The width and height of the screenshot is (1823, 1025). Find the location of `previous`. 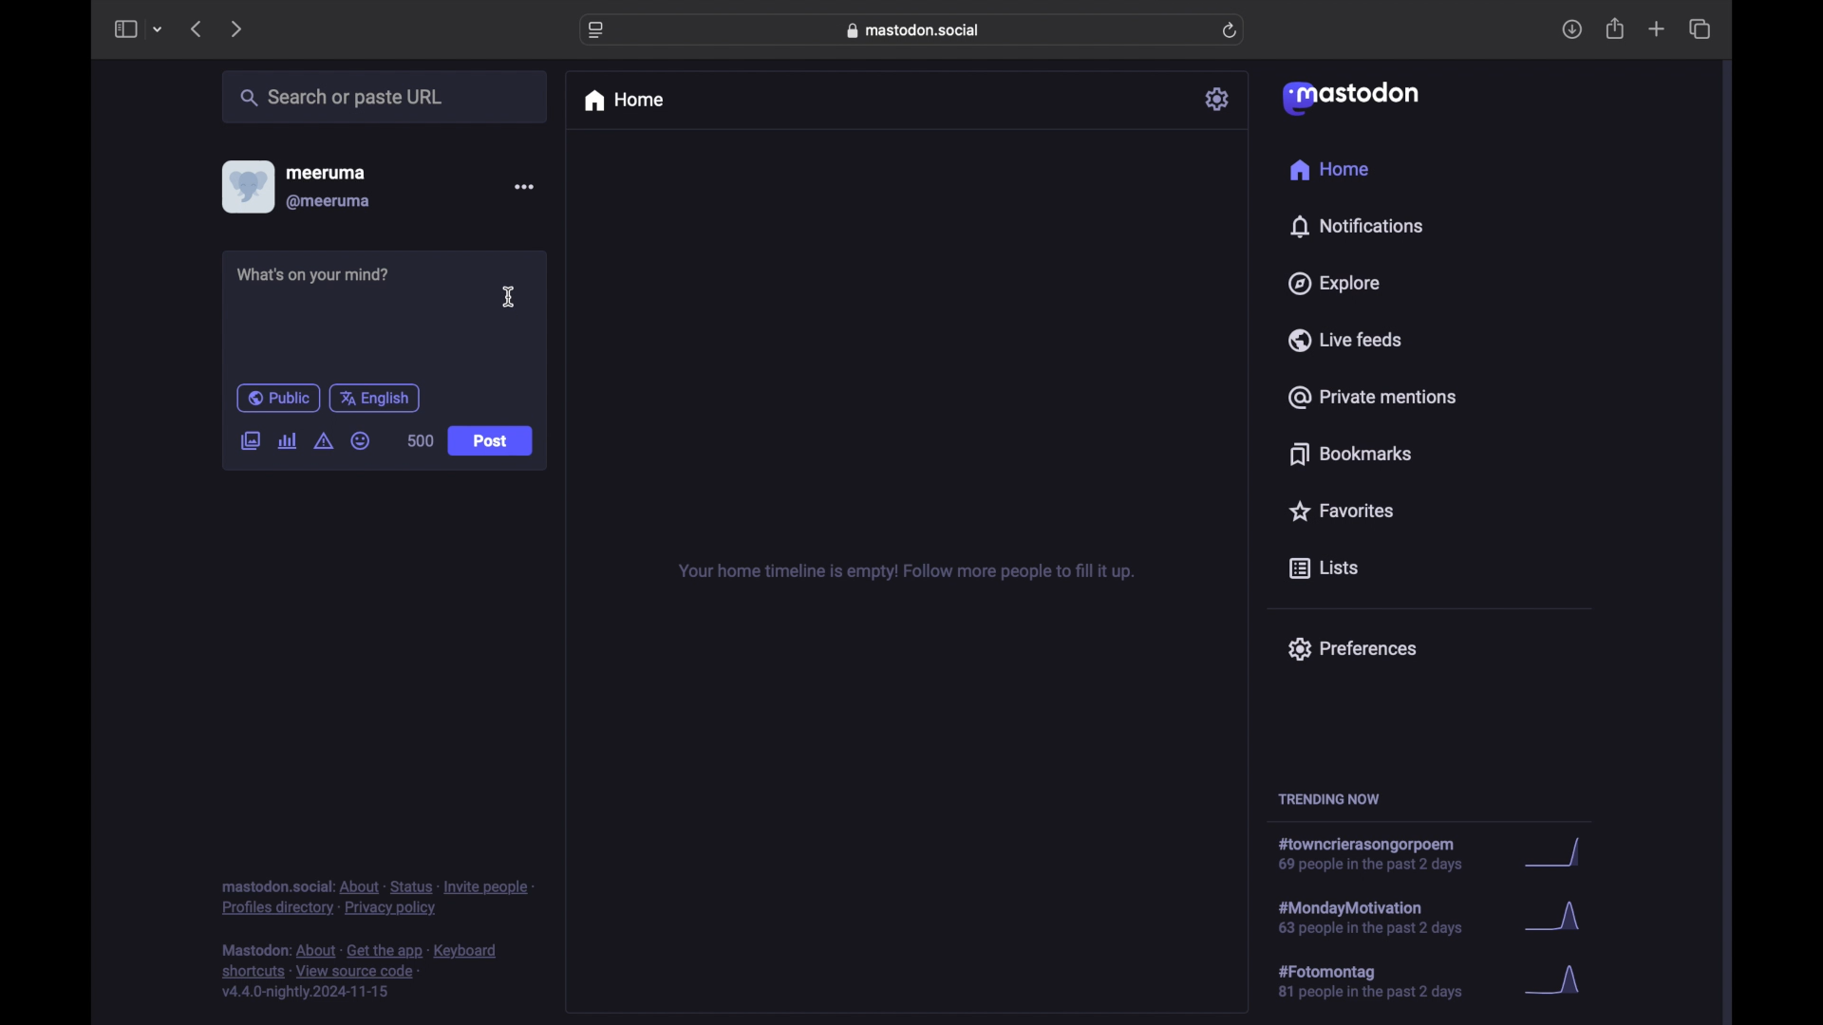

previous is located at coordinates (196, 28).